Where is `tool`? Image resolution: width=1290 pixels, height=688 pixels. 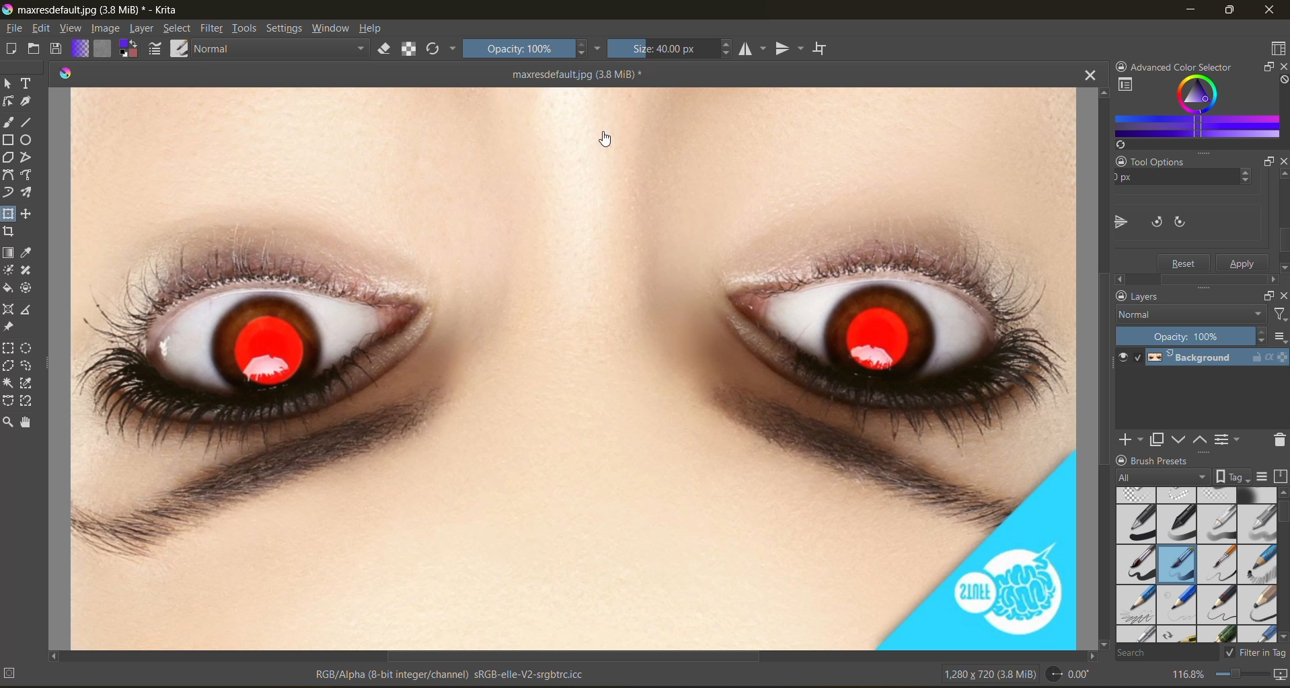 tool is located at coordinates (9, 421).